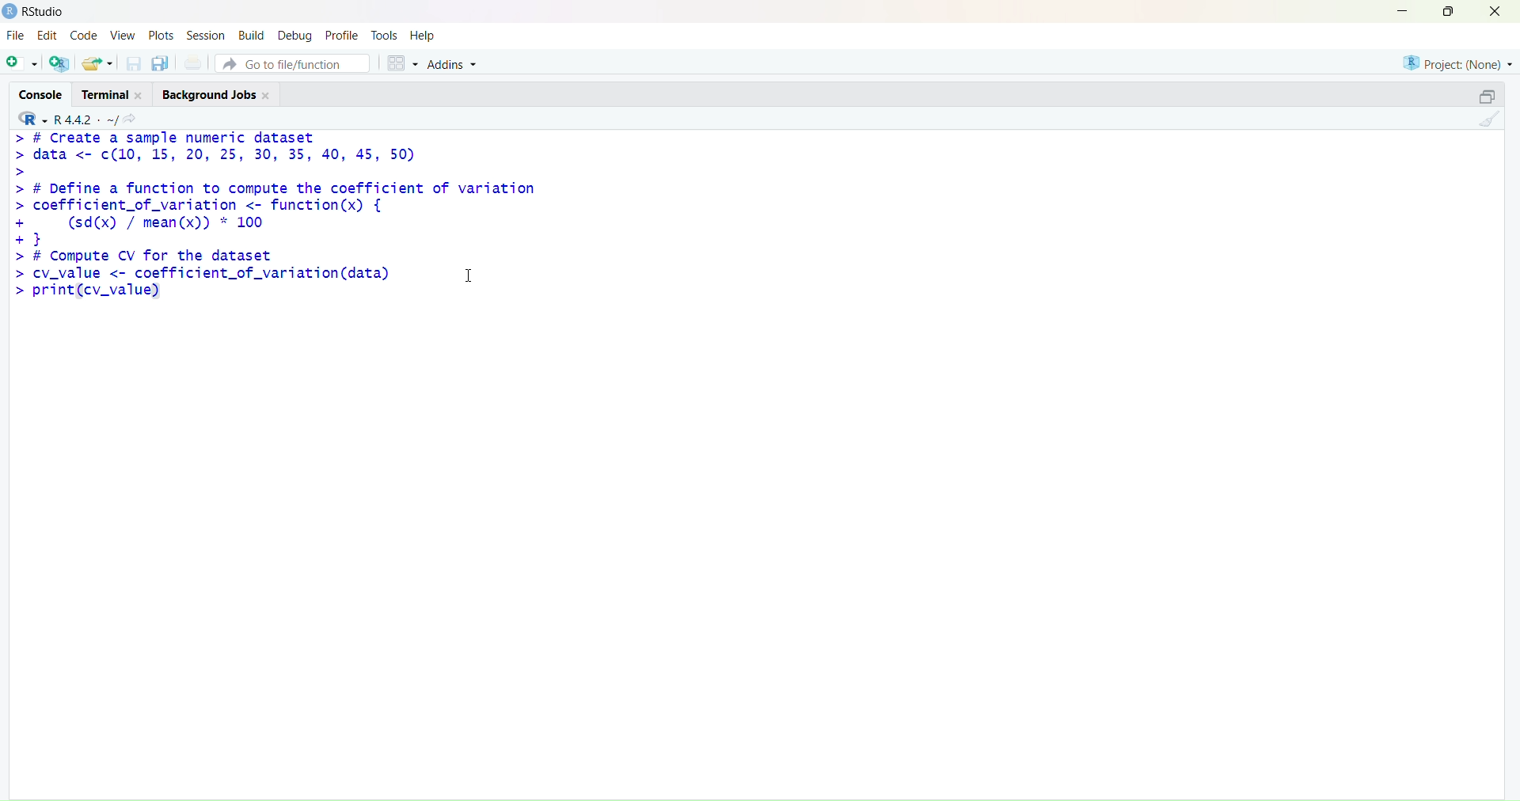  Describe the element at coordinates (294, 37) in the screenshot. I see `debug` at that location.